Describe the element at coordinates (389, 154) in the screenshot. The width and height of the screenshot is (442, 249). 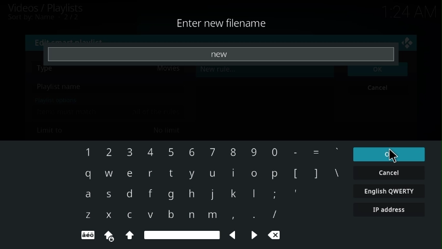
I see `ok` at that location.